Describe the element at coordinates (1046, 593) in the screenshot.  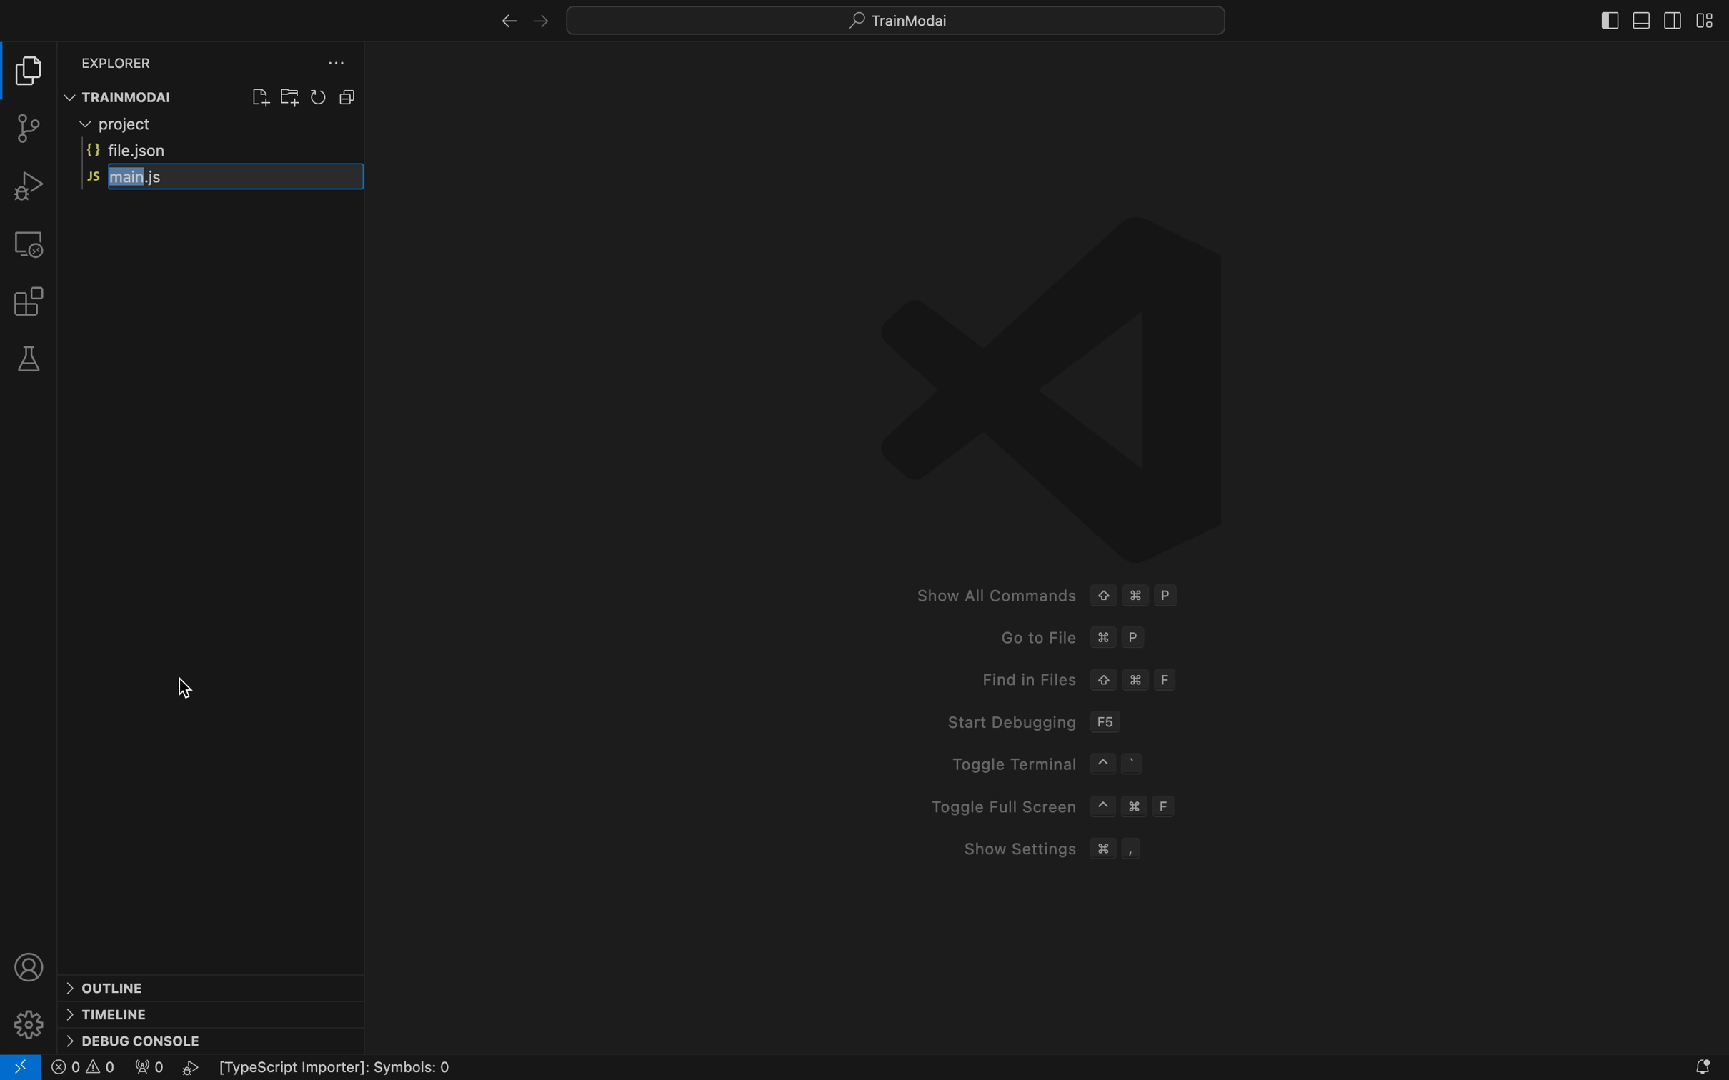
I see `Show All Commands © # P
Goto File %# P
Find in Files © # F
Start Debugging F56
Toggle Terminal ~ °
Toggle Full Screen ~ # F
Show Settings # ,` at that location.